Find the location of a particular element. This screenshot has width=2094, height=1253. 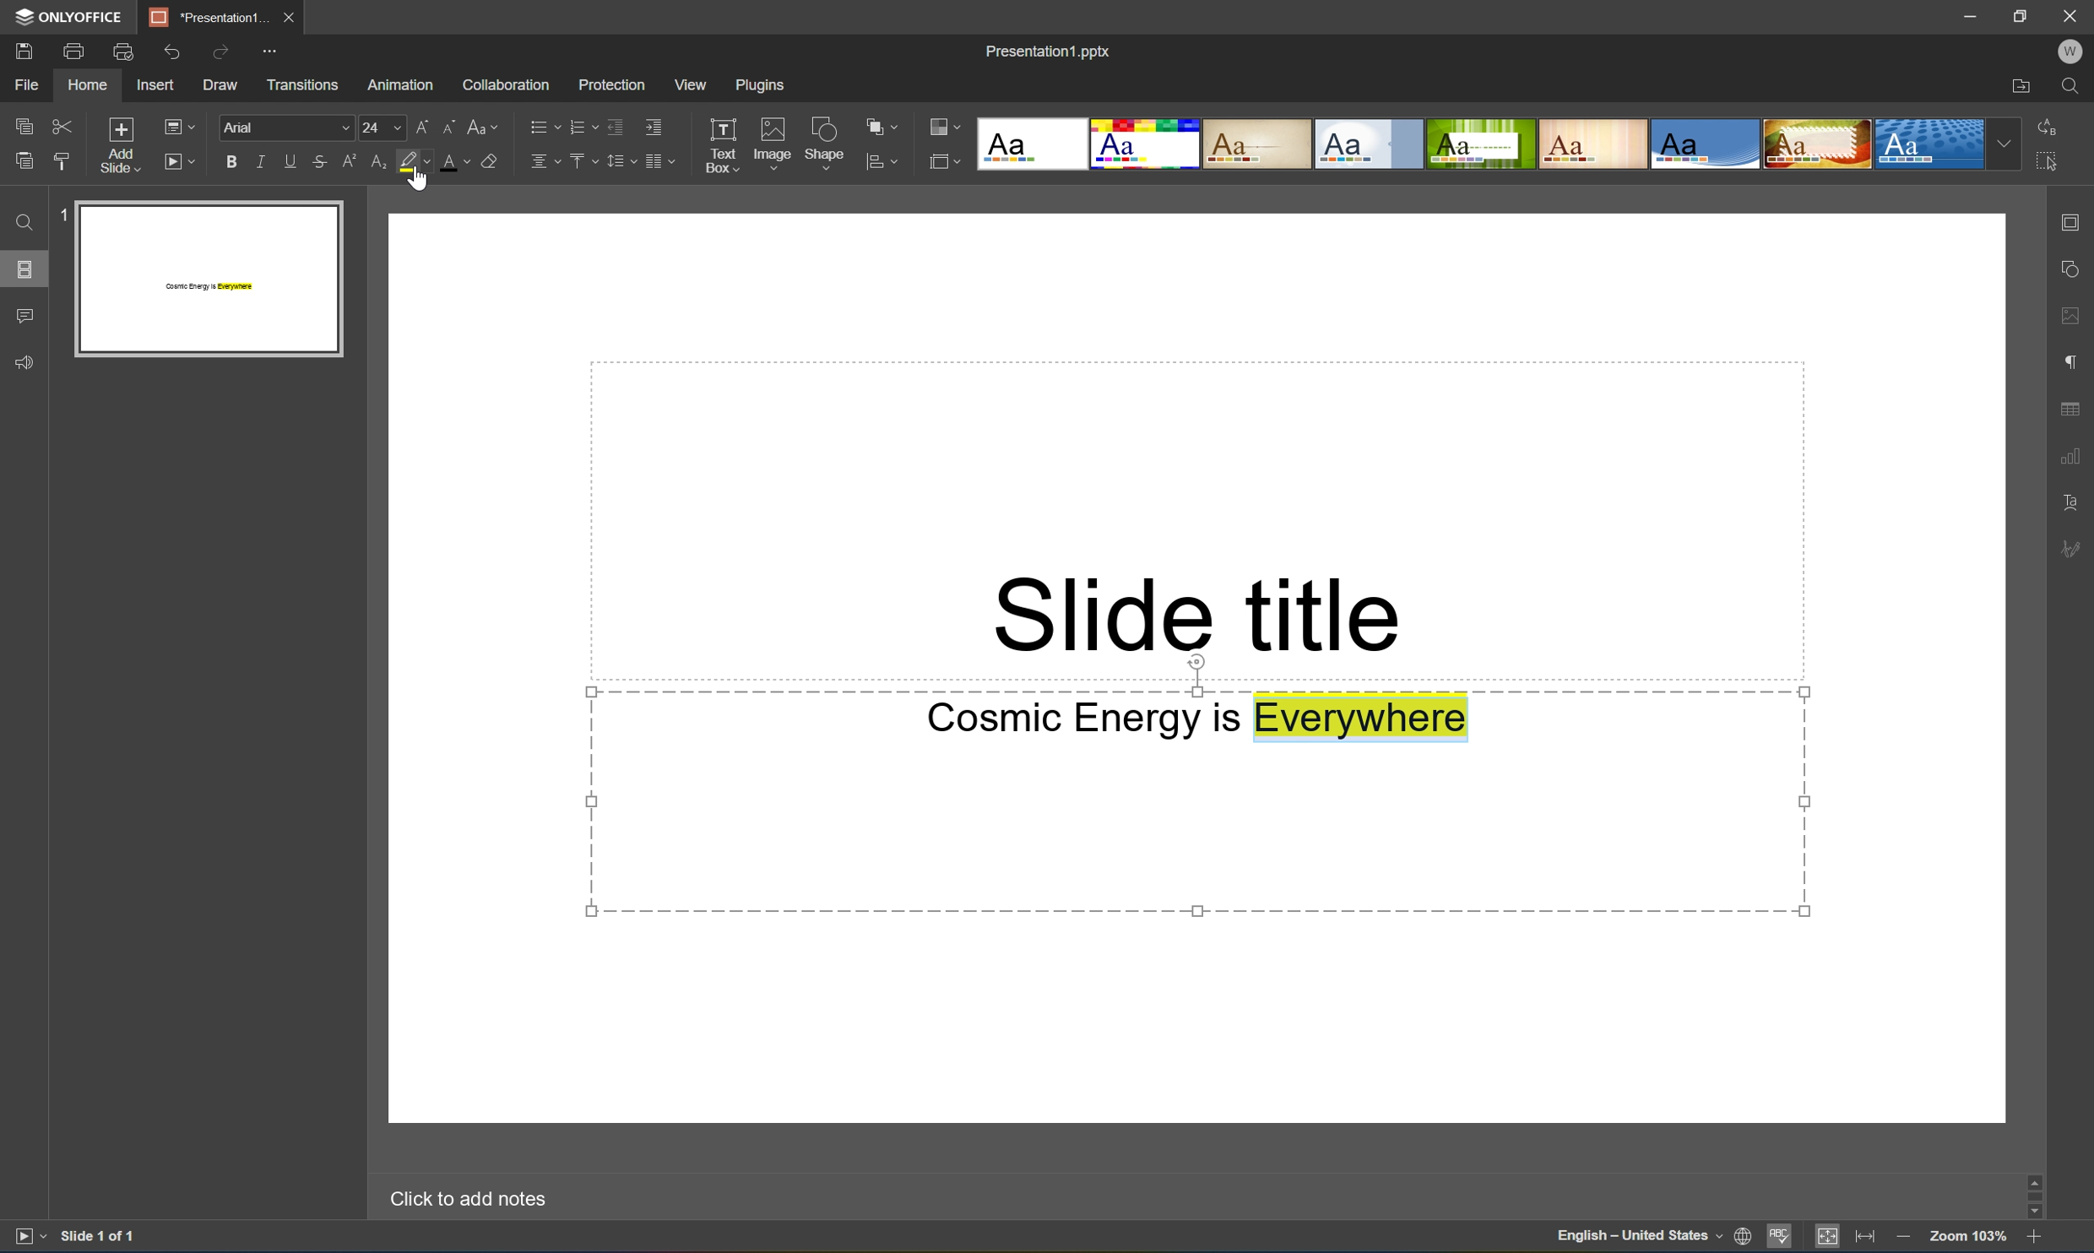

Add Slide is located at coordinates (122, 146).